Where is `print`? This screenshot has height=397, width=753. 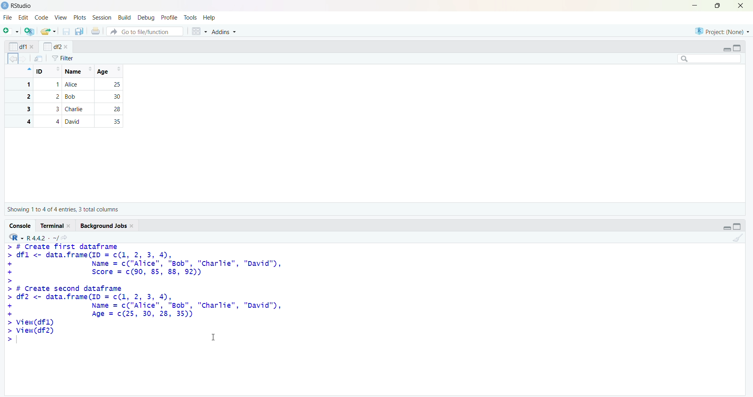
print is located at coordinates (96, 31).